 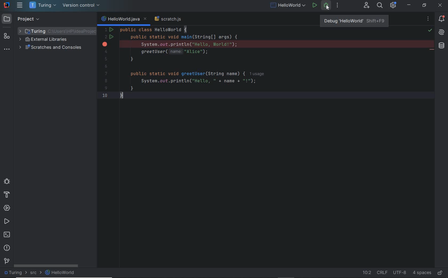 I want to click on more actions, so click(x=338, y=6).